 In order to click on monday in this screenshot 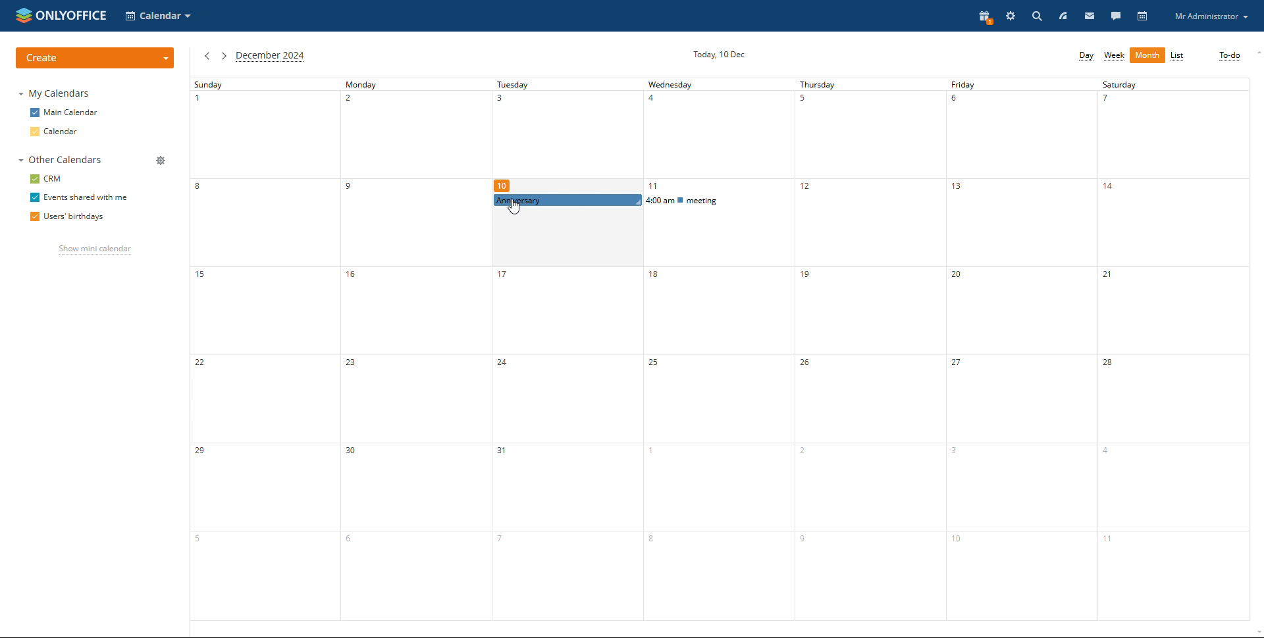, I will do `click(410, 349)`.